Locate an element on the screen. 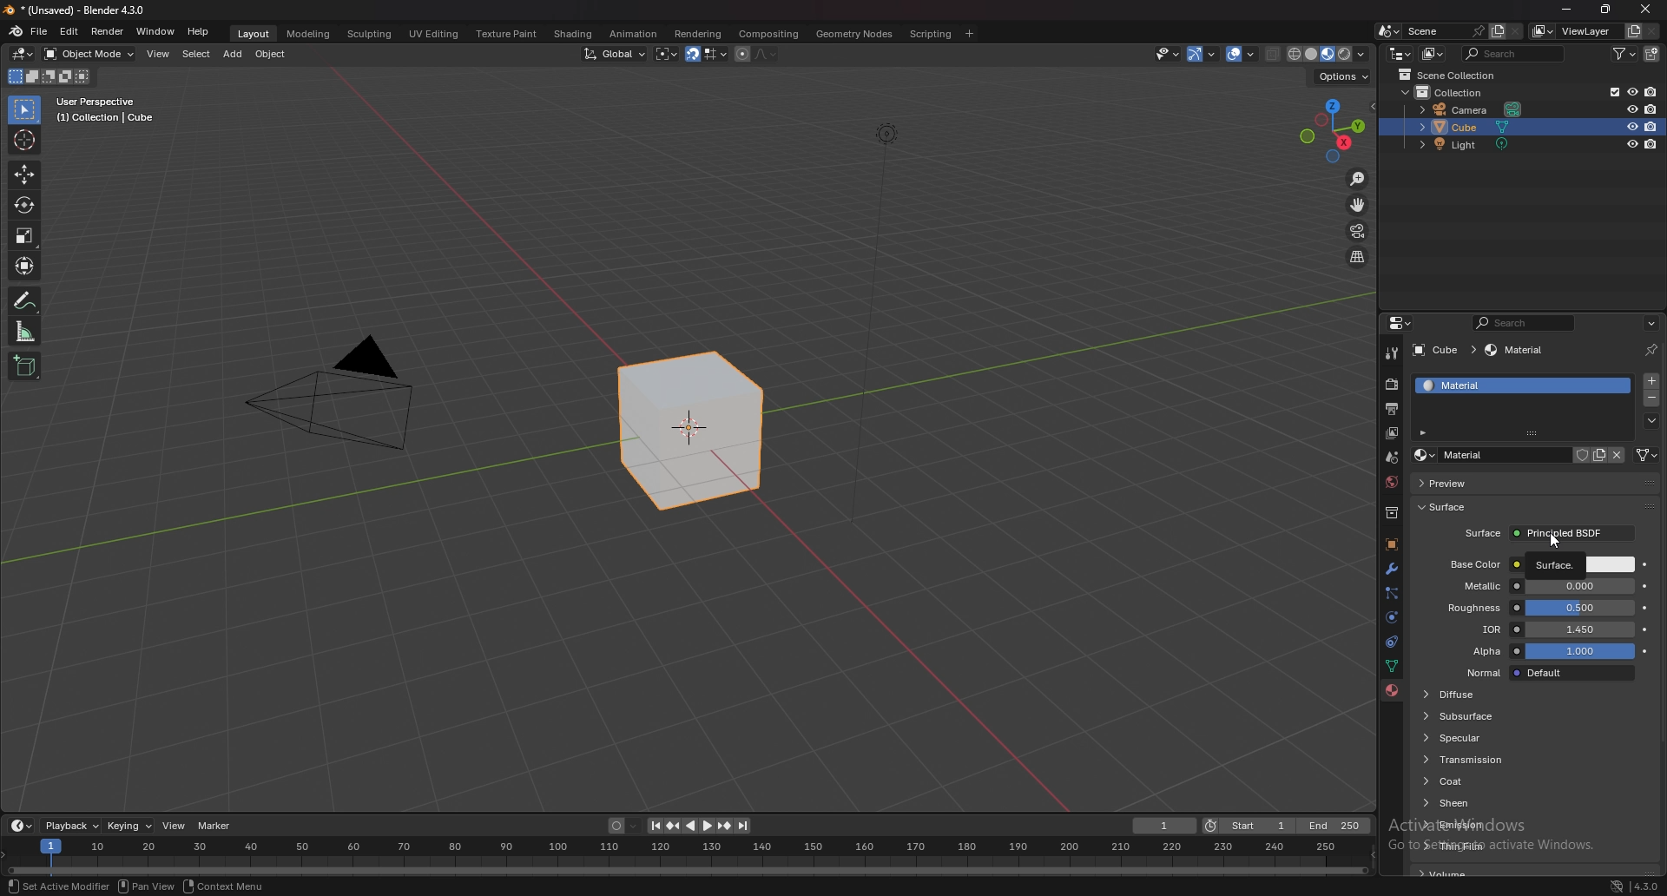  show filtering options is located at coordinates (1425, 432).